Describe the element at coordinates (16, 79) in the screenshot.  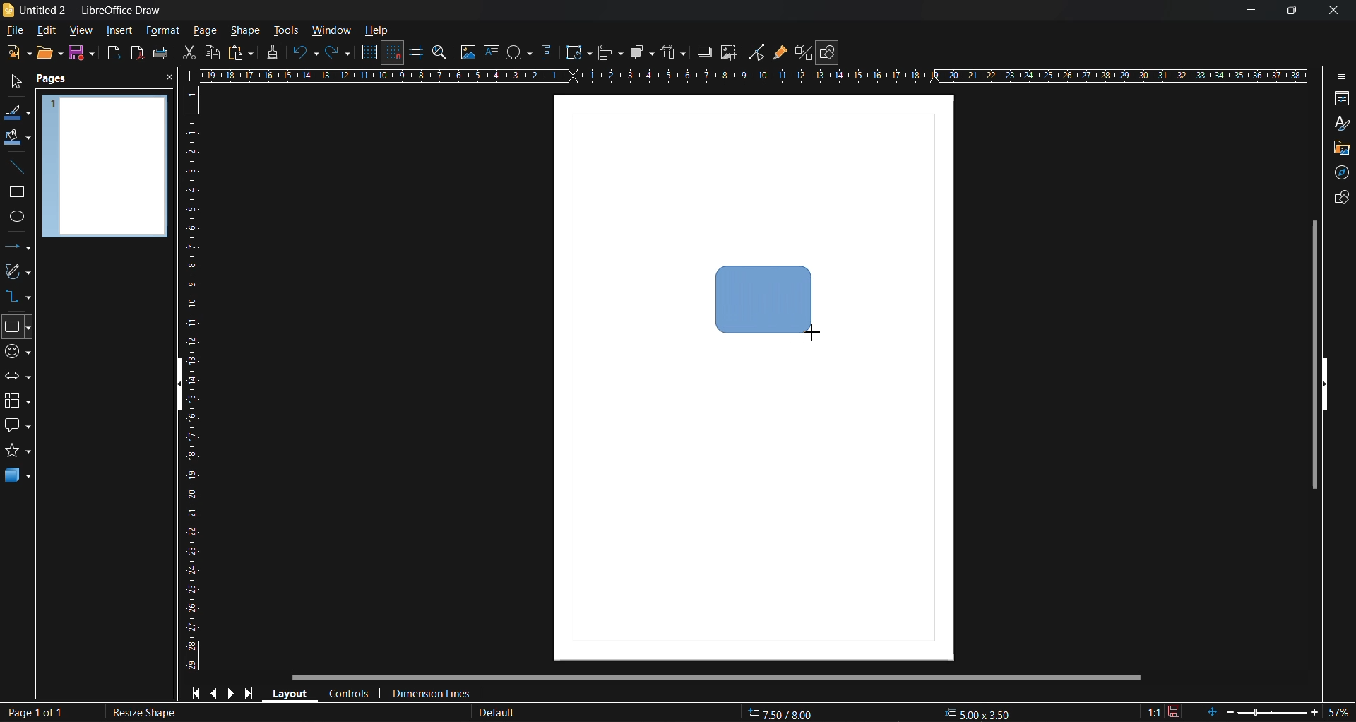
I see `select` at that location.